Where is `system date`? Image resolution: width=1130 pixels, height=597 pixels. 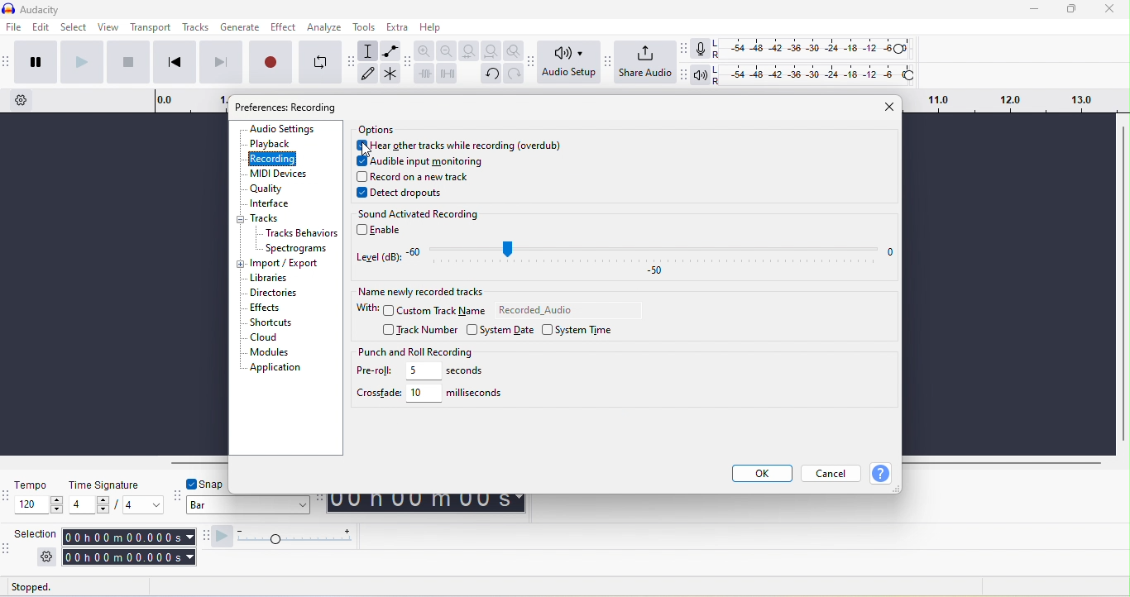 system date is located at coordinates (498, 330).